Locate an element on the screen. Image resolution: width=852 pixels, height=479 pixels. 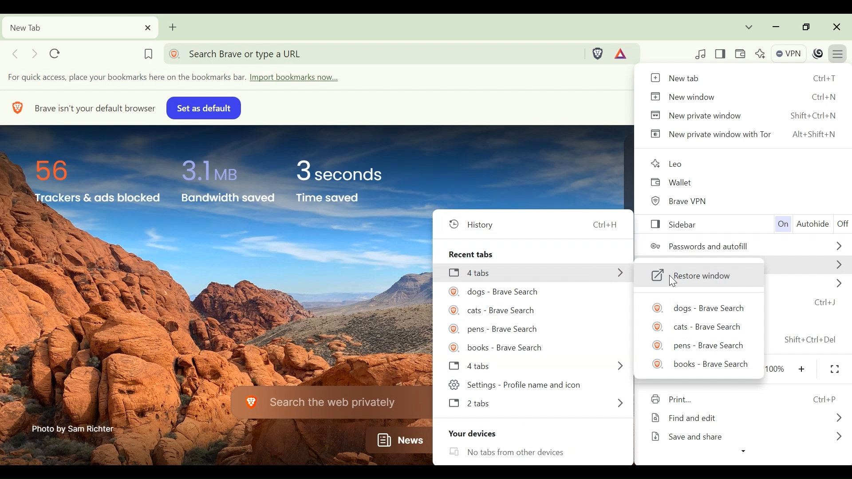
Find and edit is located at coordinates (692, 418).